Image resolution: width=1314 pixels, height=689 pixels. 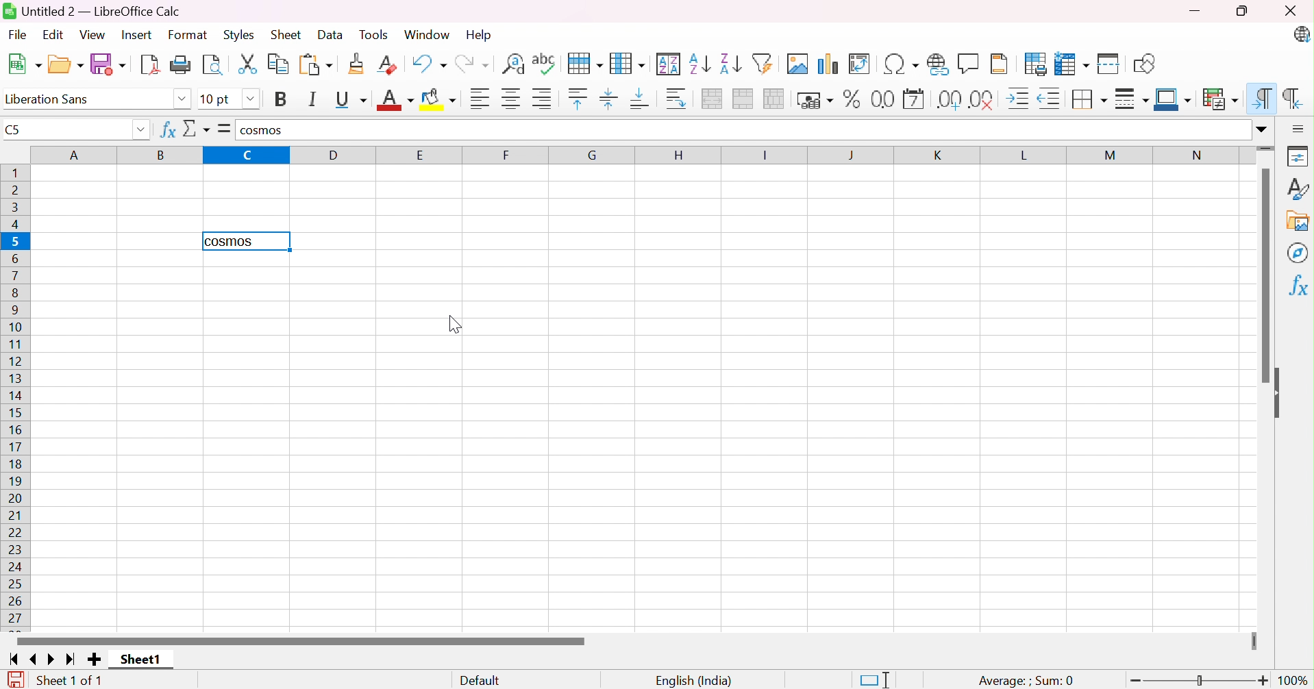 I want to click on Show Draw  Functions, so click(x=1147, y=62).